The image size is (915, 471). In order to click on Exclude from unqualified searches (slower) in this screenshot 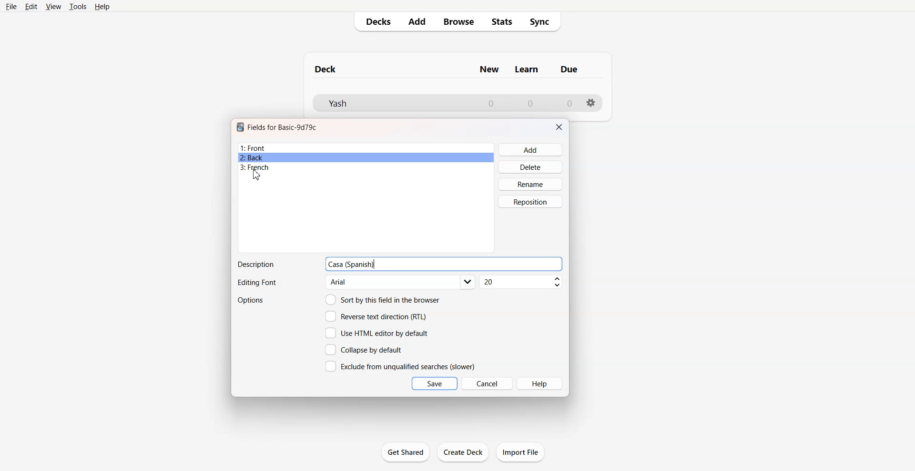, I will do `click(400, 366)`.